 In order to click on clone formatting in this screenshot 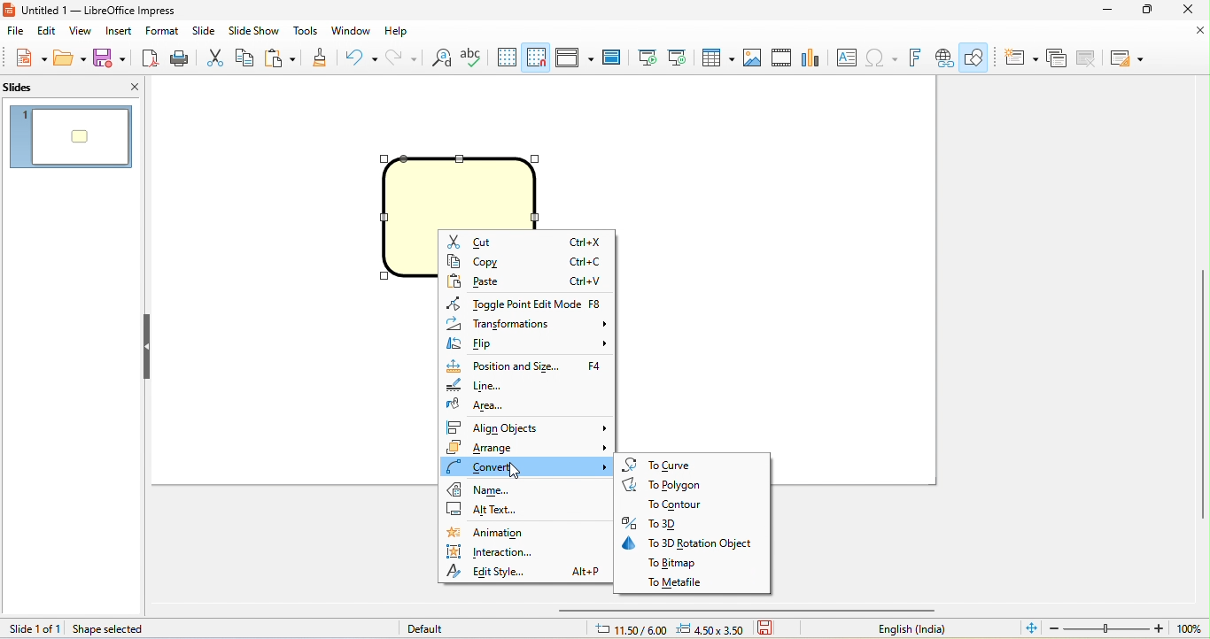, I will do `click(321, 57)`.